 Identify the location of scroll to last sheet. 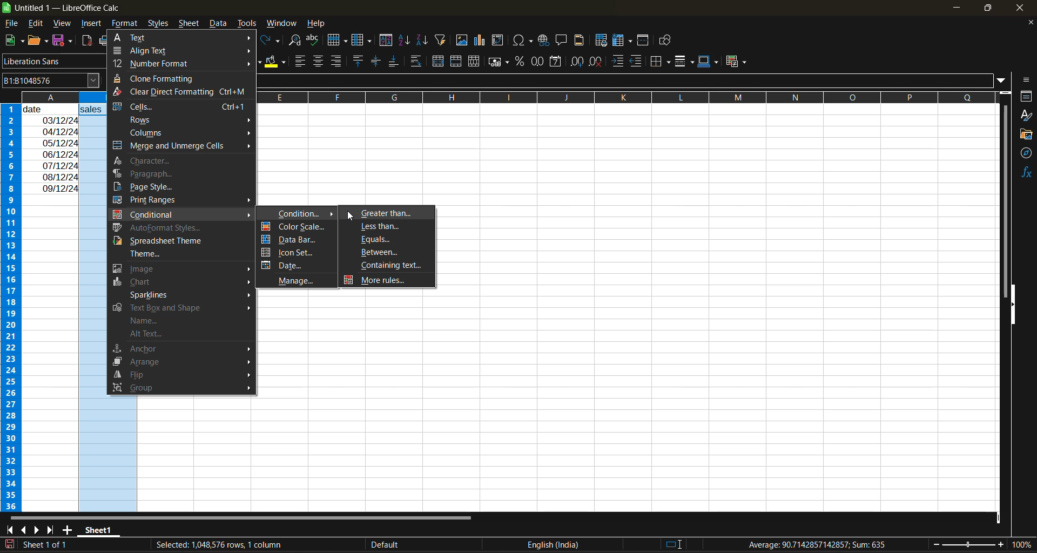
(55, 530).